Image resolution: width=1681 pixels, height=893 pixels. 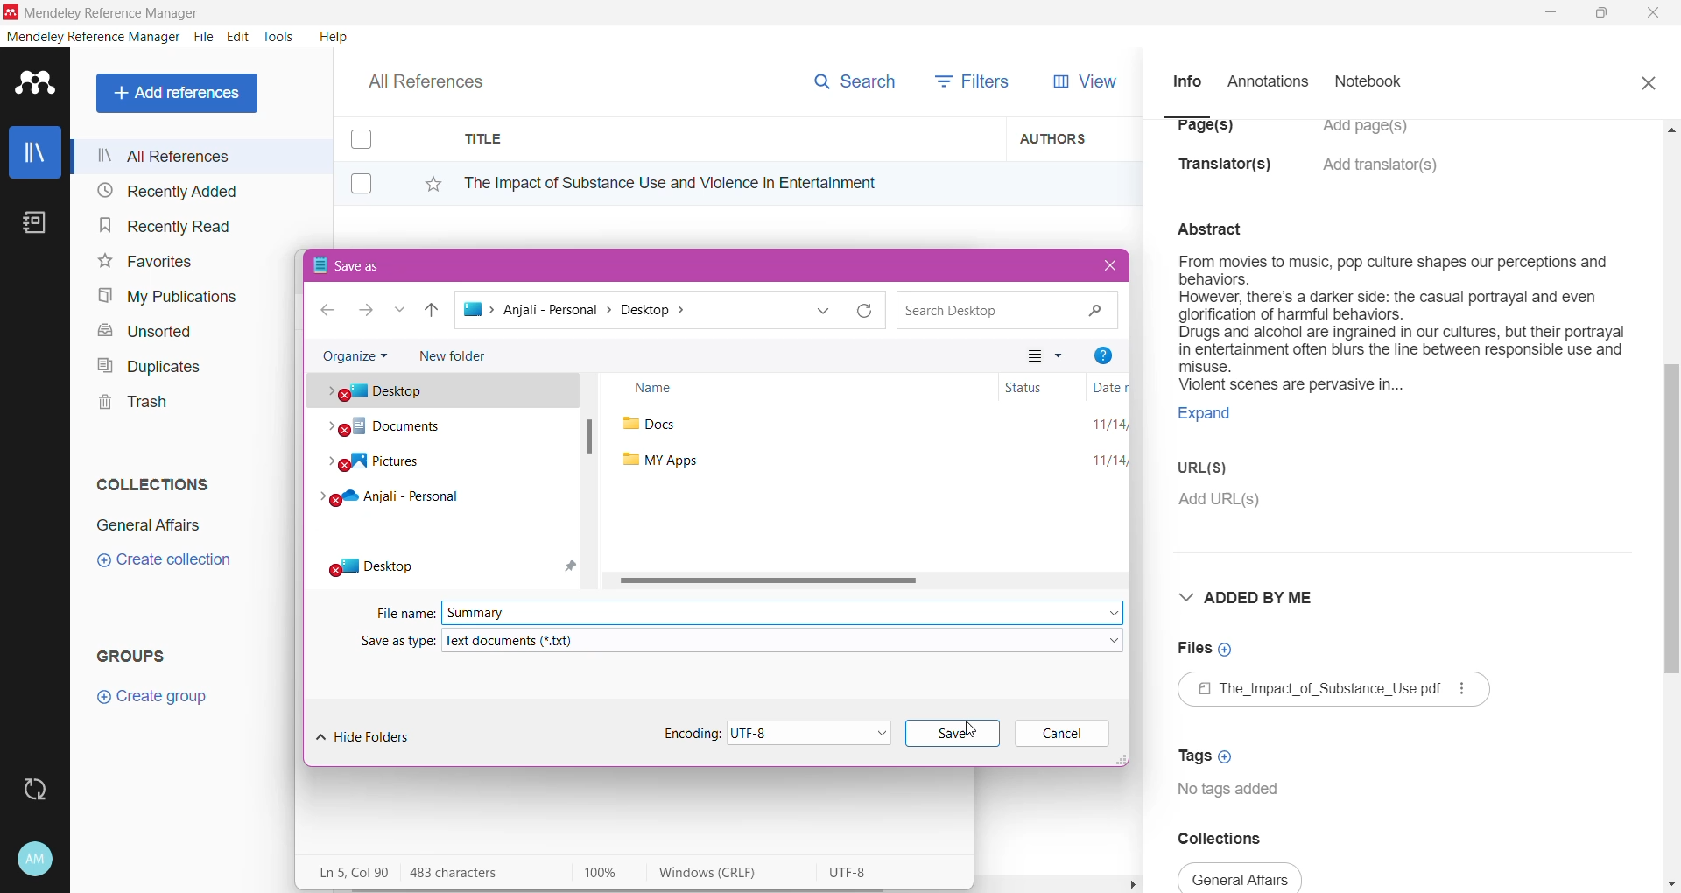 I want to click on 11/14, so click(x=1097, y=461).